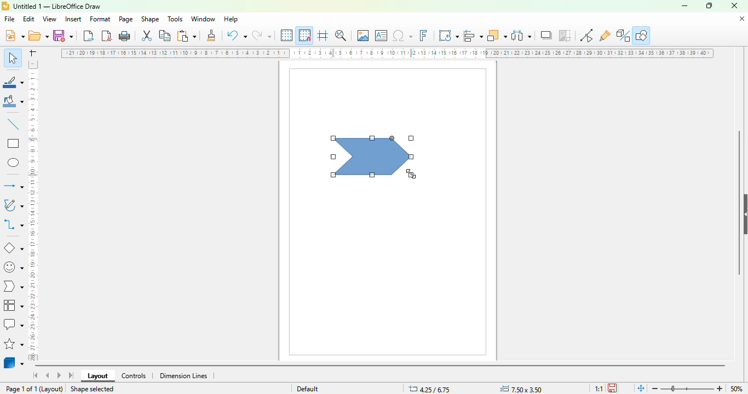 The image size is (748, 394). What do you see at coordinates (21, 389) in the screenshot?
I see `page 1 of 1` at bounding box center [21, 389].